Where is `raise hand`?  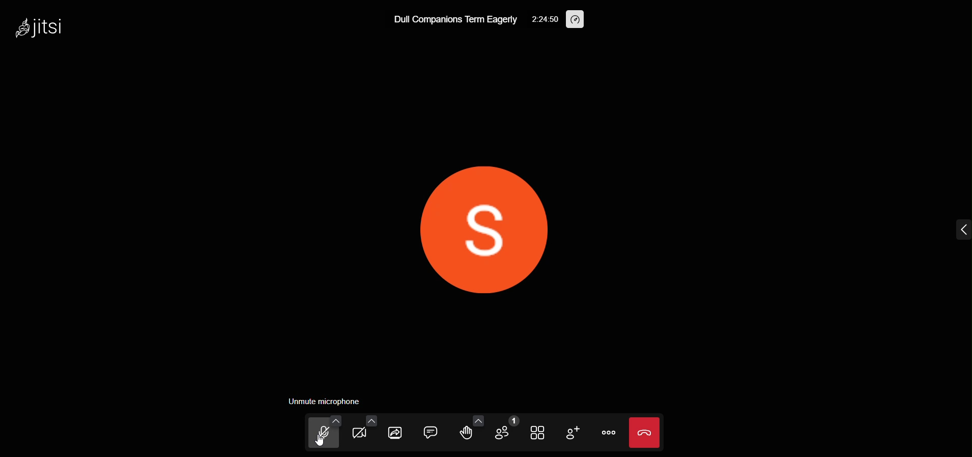
raise hand is located at coordinates (462, 434).